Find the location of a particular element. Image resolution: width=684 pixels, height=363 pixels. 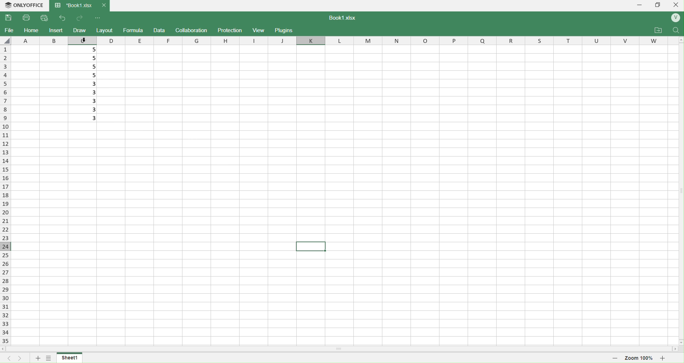

Quick Print is located at coordinates (44, 18).